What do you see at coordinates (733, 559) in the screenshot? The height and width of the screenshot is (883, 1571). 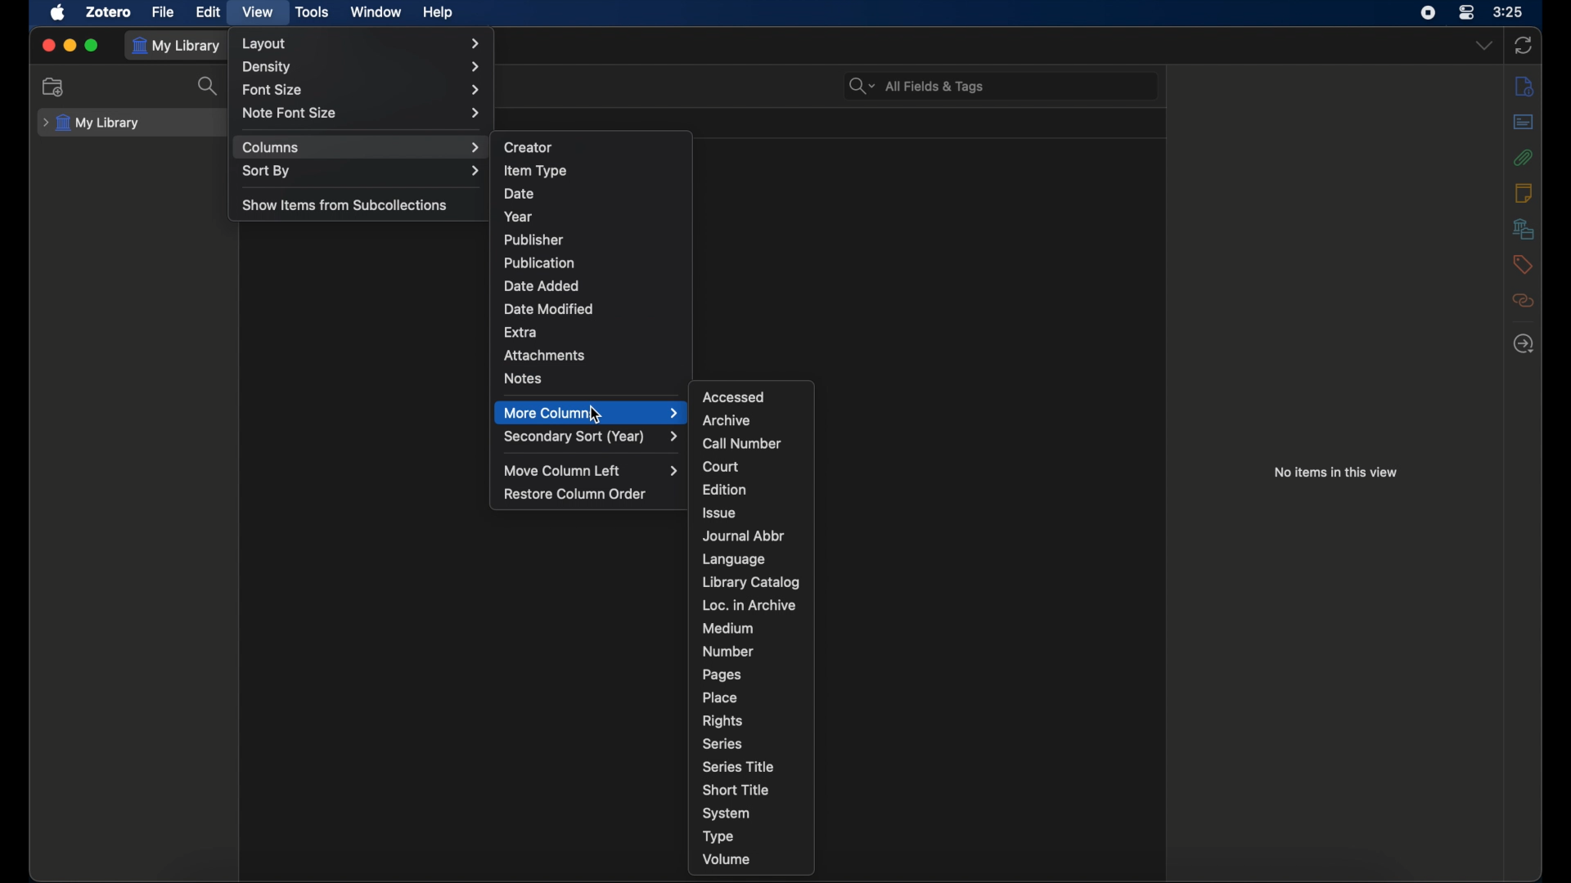 I see `language` at bounding box center [733, 559].